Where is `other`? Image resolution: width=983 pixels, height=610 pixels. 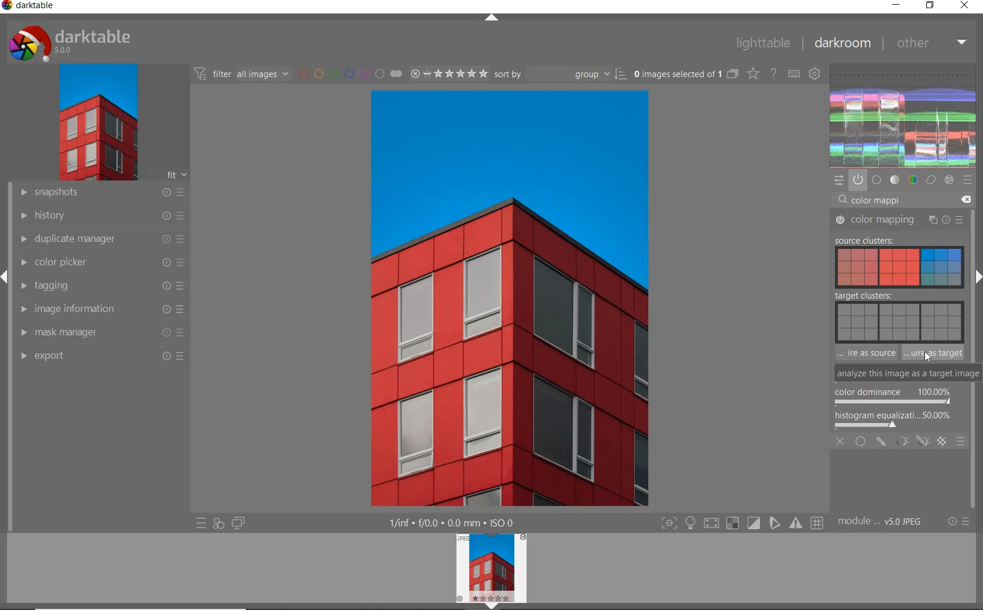
other is located at coordinates (930, 44).